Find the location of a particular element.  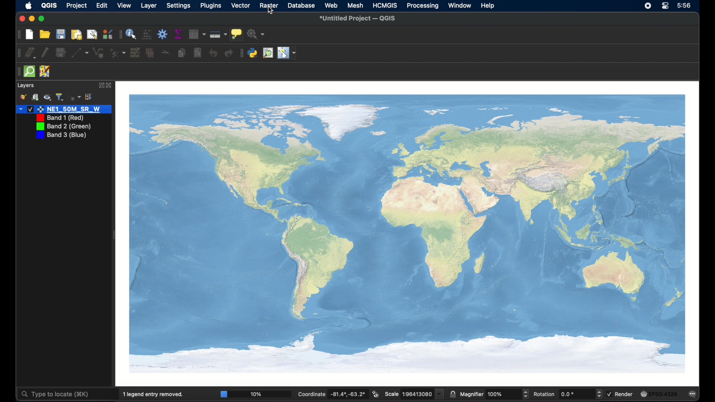

digitize with segment is located at coordinates (80, 53).